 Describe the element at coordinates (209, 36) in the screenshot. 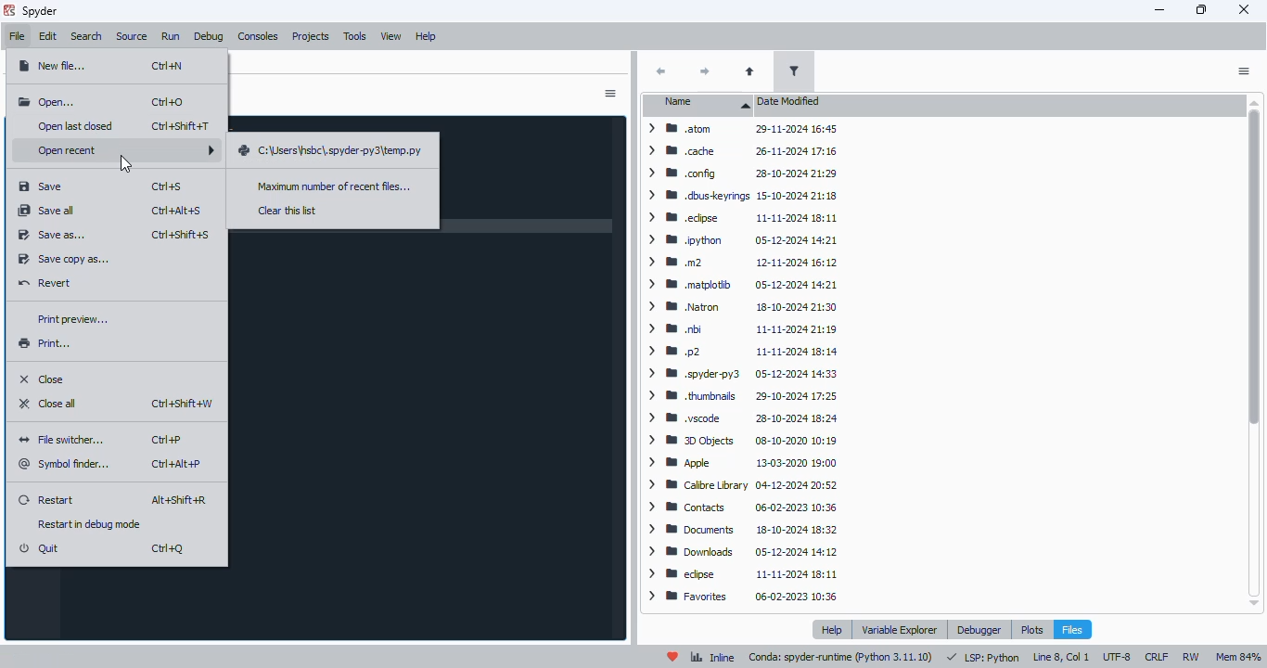

I see `debug` at that location.